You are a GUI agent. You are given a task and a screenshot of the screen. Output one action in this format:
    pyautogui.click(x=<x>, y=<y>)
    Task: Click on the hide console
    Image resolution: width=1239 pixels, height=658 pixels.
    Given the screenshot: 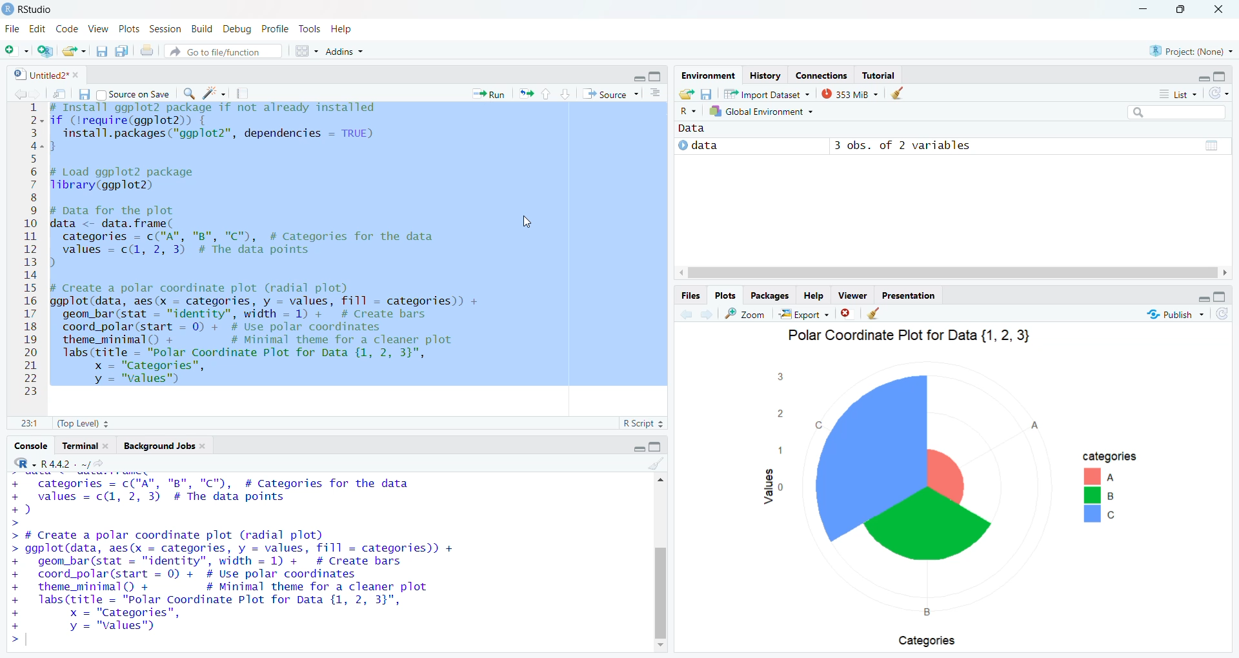 What is the action you would take?
    pyautogui.click(x=656, y=75)
    